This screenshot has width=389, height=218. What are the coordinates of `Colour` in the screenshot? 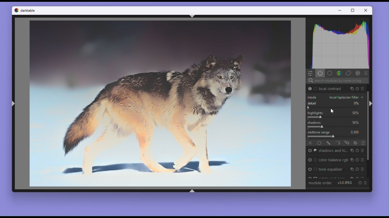 It's located at (339, 73).